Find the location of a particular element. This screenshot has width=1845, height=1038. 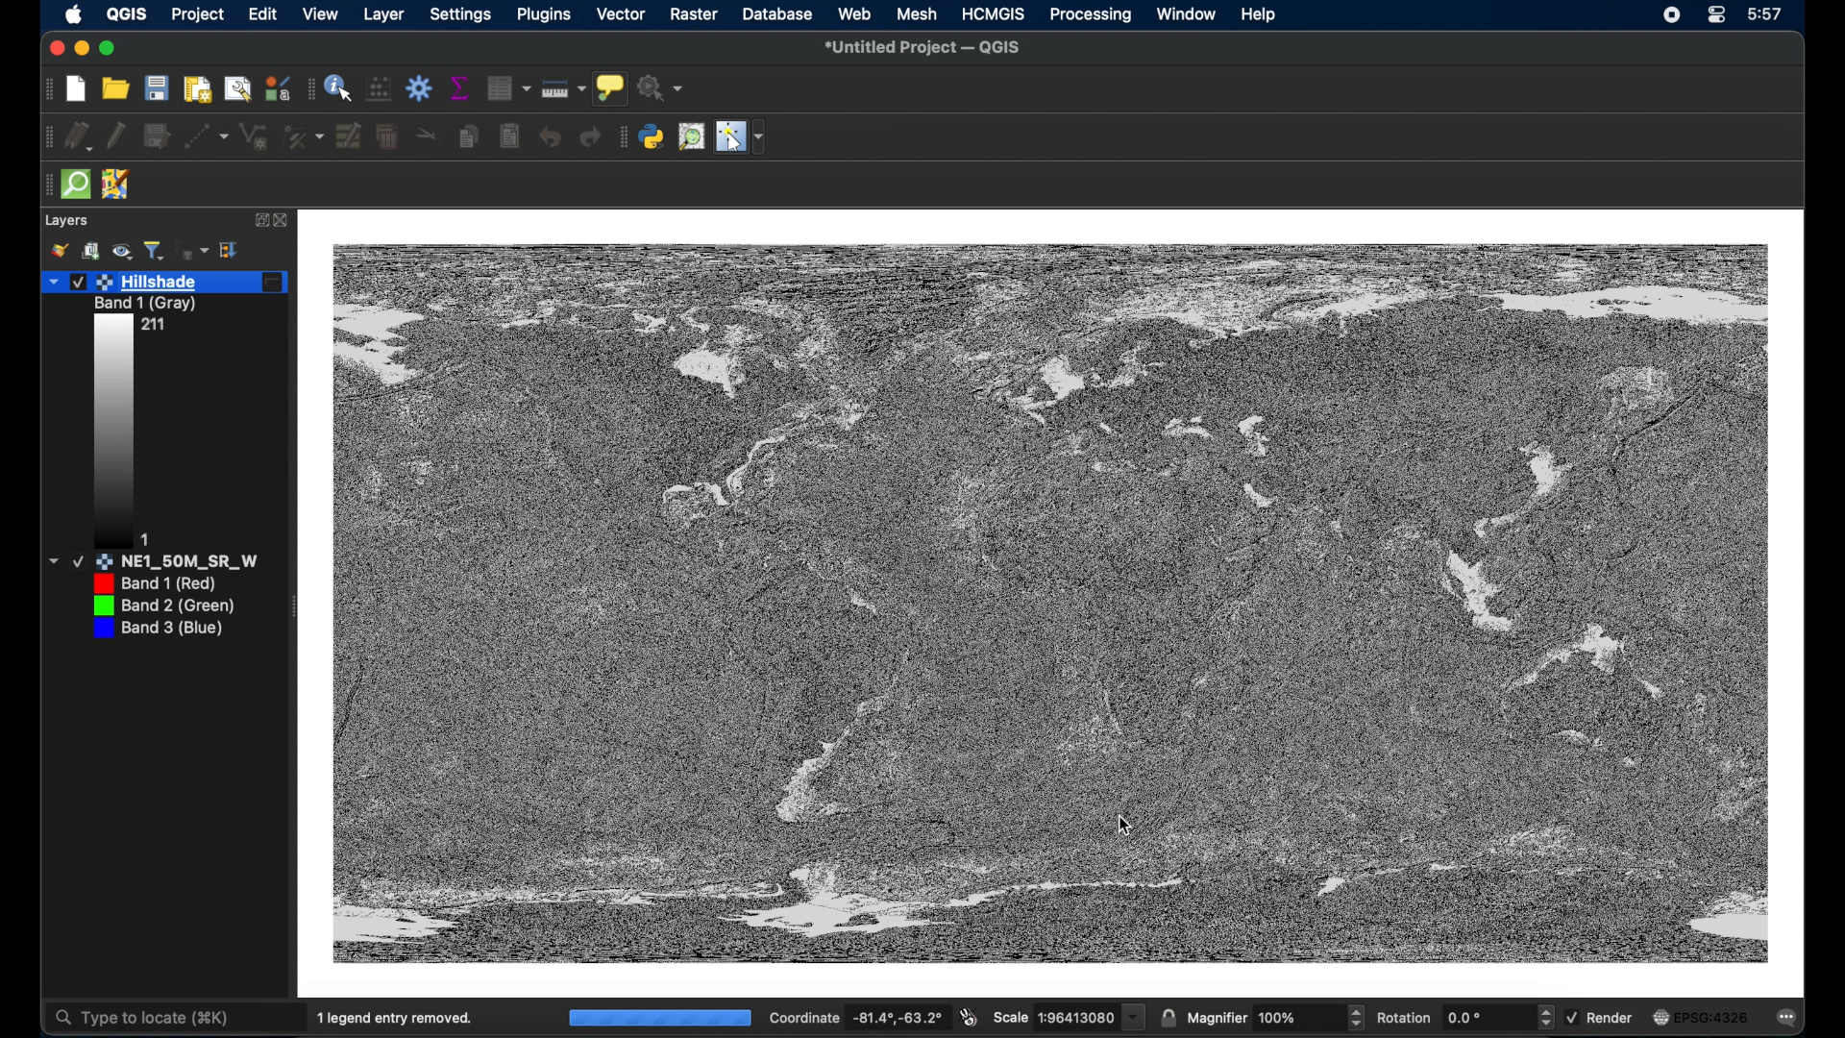

time is located at coordinates (1765, 13).